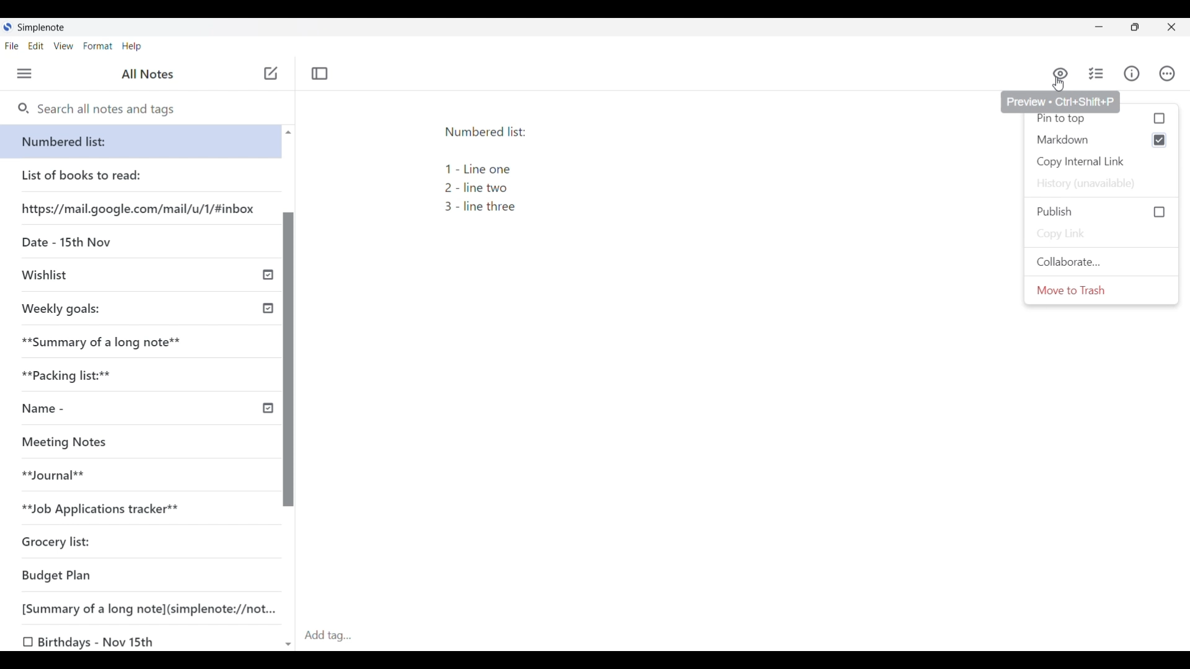 The width and height of the screenshot is (1190, 669). Describe the element at coordinates (140, 209) in the screenshot. I see `https://mail.google.com/mail/u/1/#inbox` at that location.